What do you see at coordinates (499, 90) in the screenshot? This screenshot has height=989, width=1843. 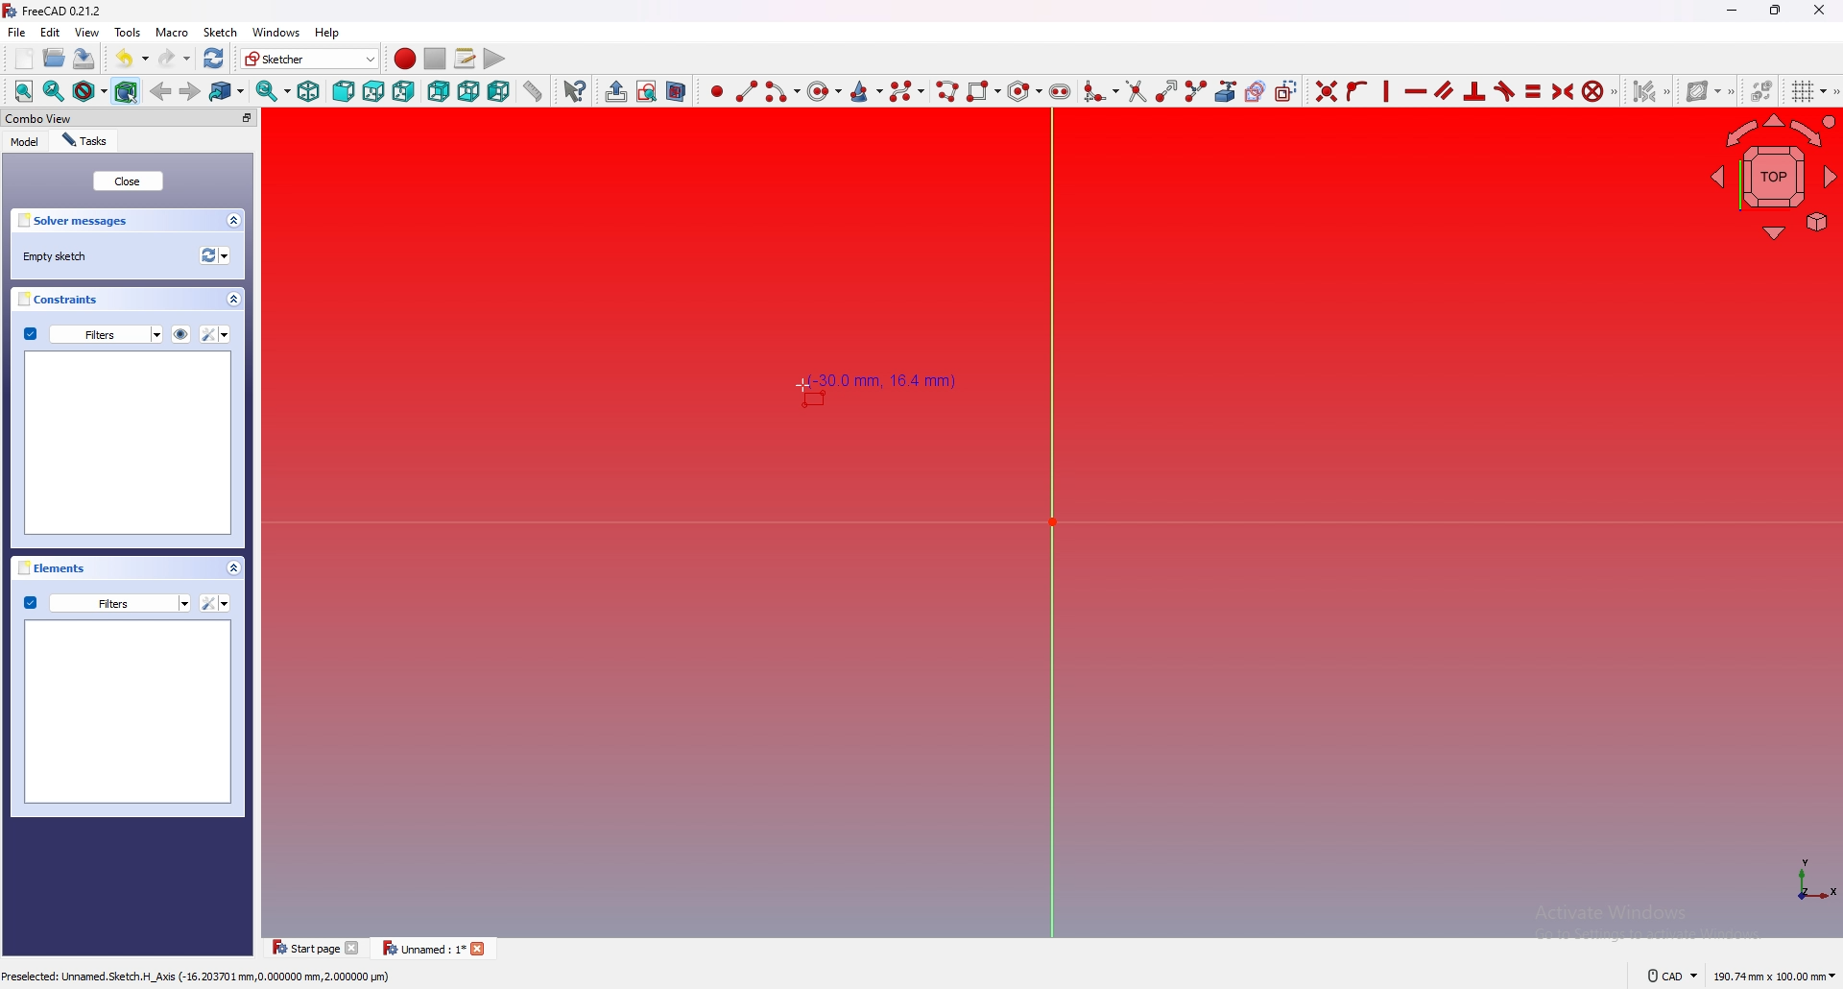 I see `left` at bounding box center [499, 90].